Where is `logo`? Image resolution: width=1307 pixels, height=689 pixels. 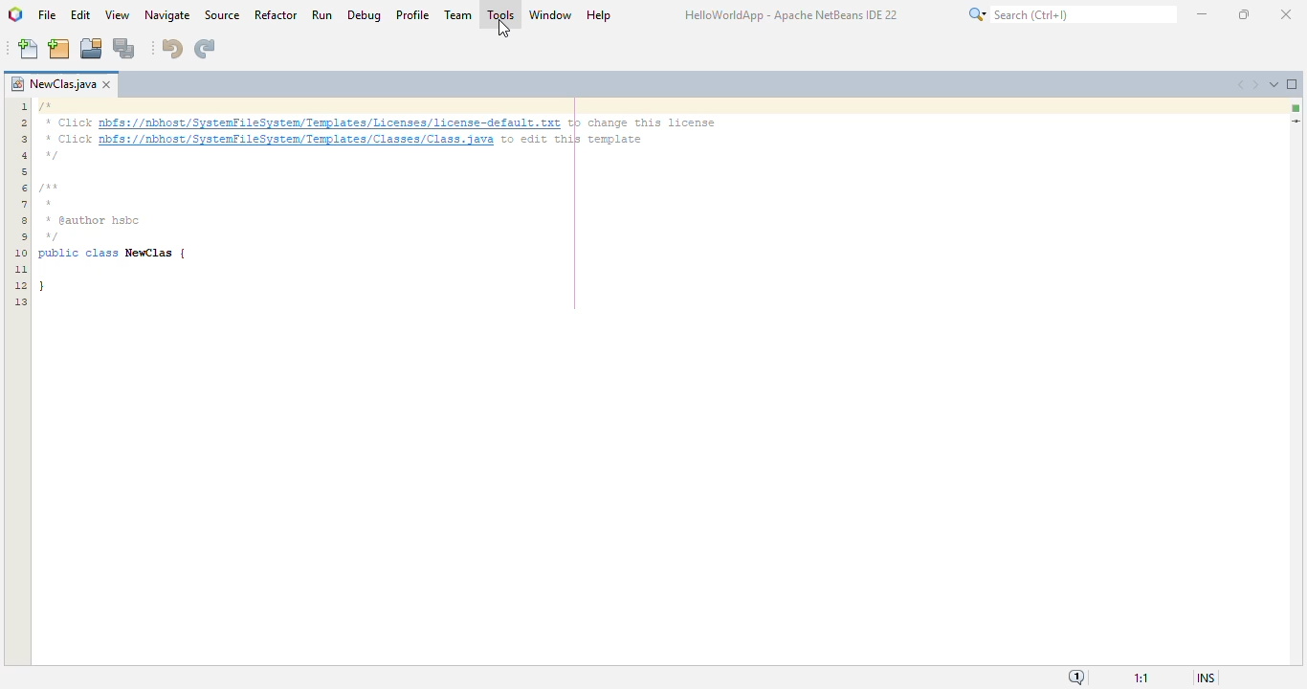
logo is located at coordinates (15, 14).